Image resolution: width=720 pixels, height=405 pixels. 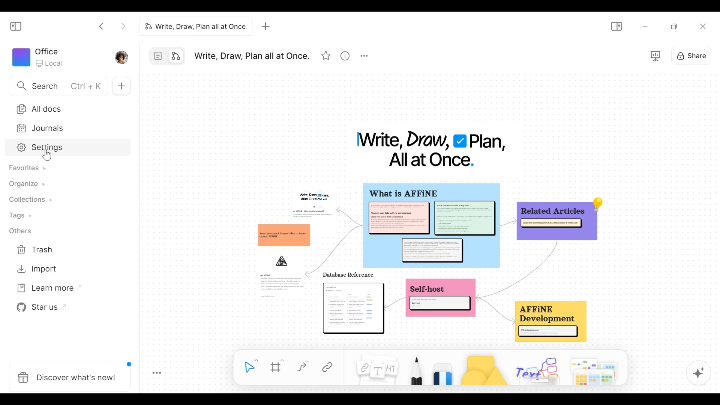 I want to click on Import, so click(x=38, y=269).